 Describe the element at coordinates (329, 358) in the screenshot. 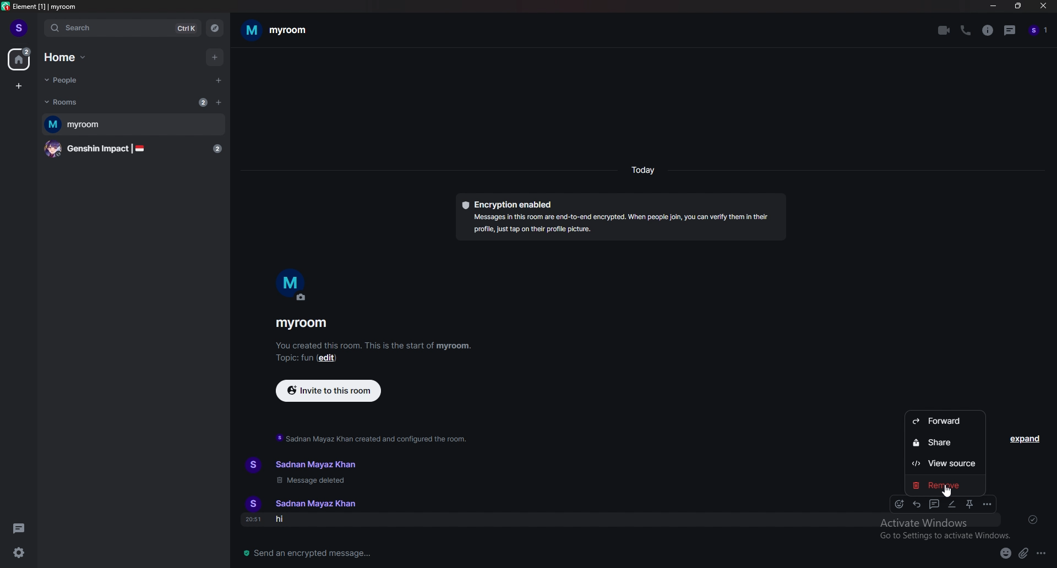

I see `edit` at that location.